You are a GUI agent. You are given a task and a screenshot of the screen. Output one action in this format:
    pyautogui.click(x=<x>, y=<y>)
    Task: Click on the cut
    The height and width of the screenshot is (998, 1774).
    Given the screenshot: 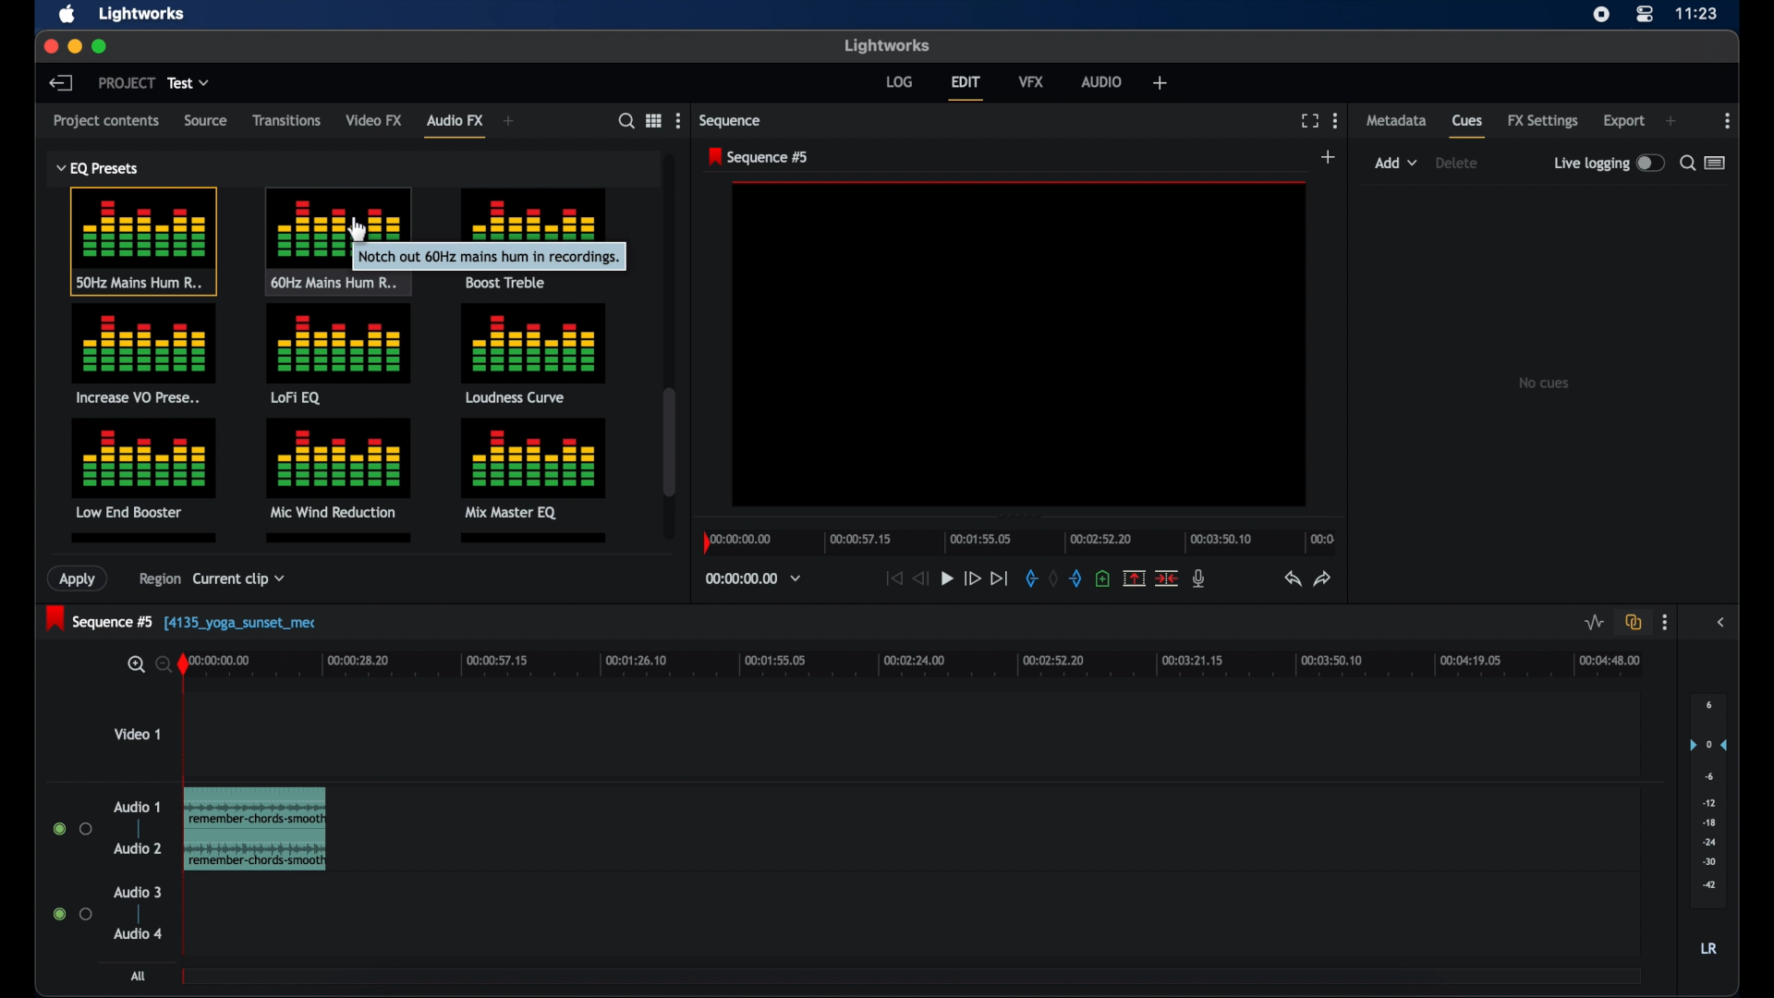 What is the action you would take?
    pyautogui.click(x=1166, y=578)
    